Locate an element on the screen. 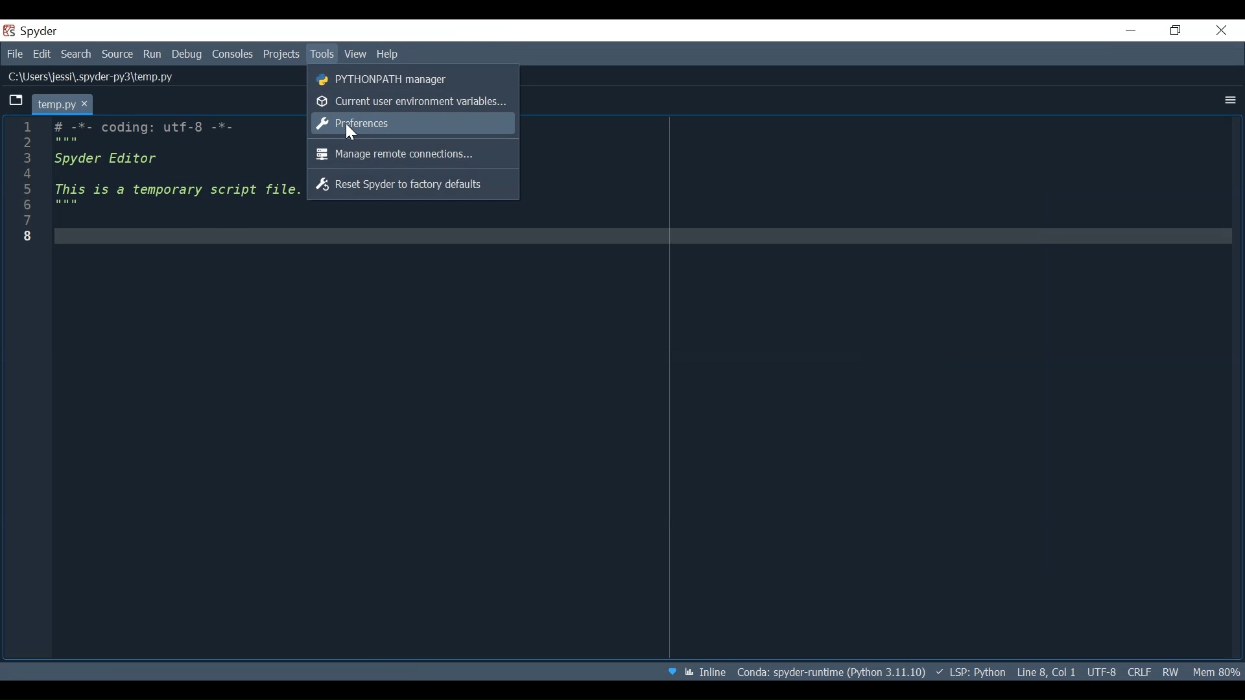 Image resolution: width=1245 pixels, height=700 pixels. Edit is located at coordinates (39, 54).